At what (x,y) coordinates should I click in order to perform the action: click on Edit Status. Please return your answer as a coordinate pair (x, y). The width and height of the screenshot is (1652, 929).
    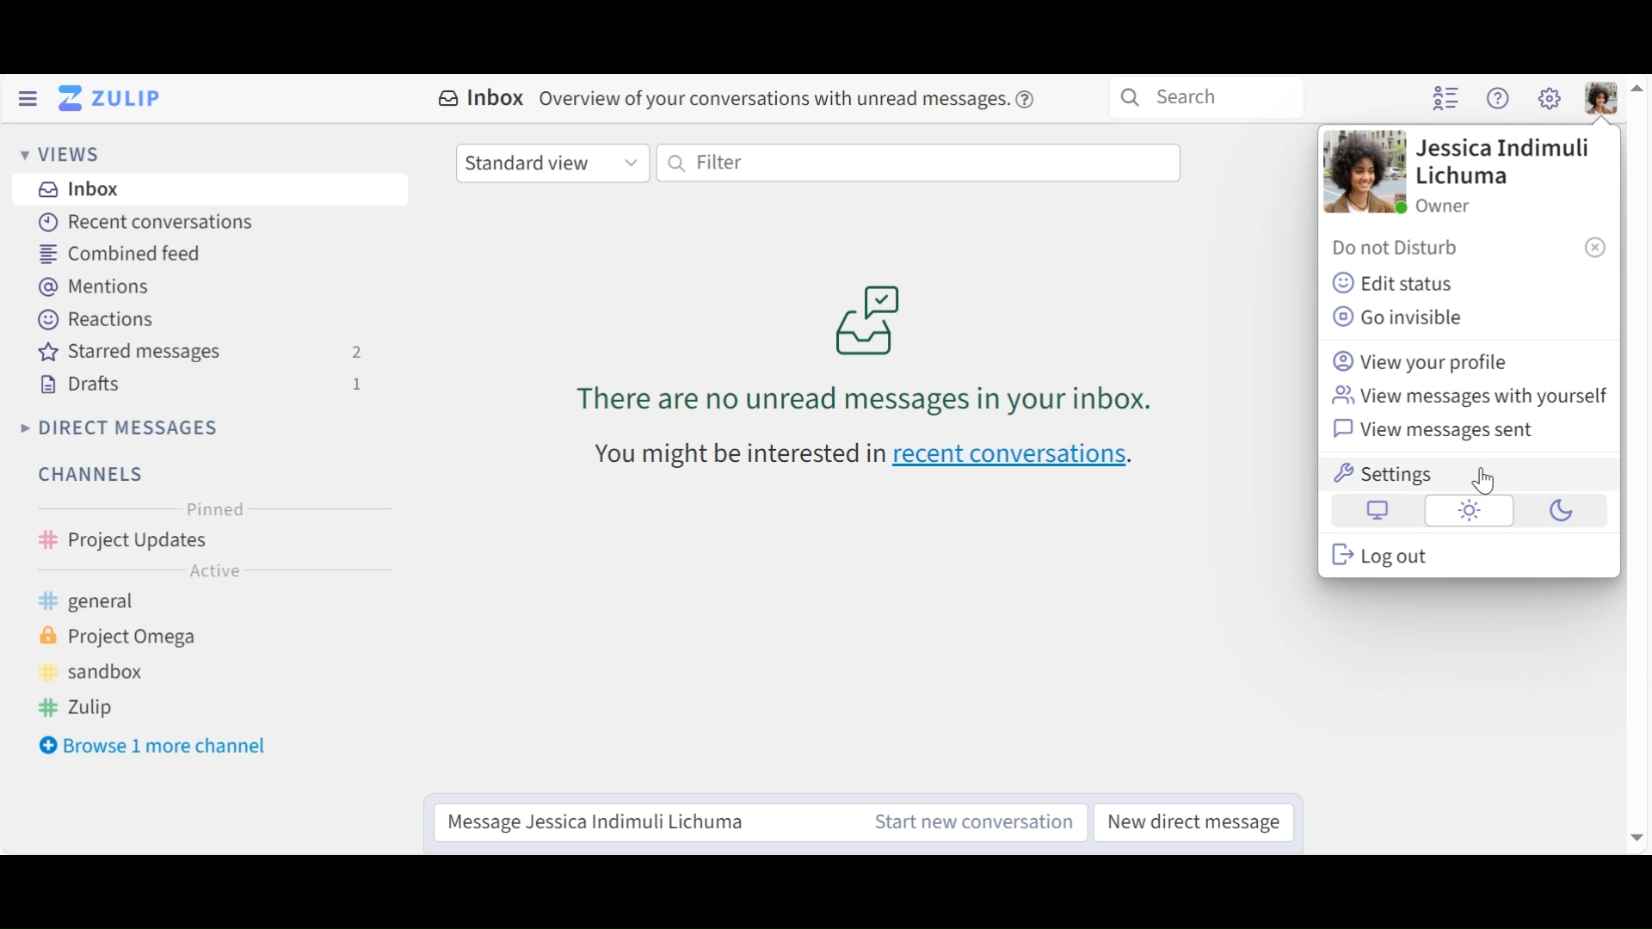
    Looking at the image, I should click on (1393, 286).